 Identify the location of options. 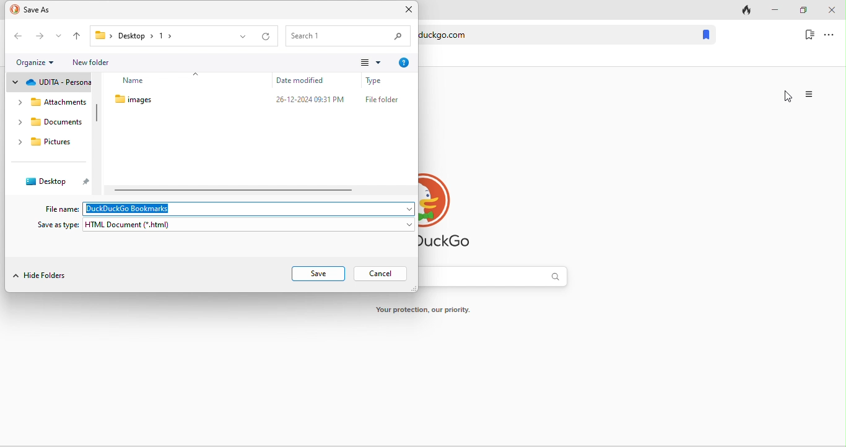
(833, 35).